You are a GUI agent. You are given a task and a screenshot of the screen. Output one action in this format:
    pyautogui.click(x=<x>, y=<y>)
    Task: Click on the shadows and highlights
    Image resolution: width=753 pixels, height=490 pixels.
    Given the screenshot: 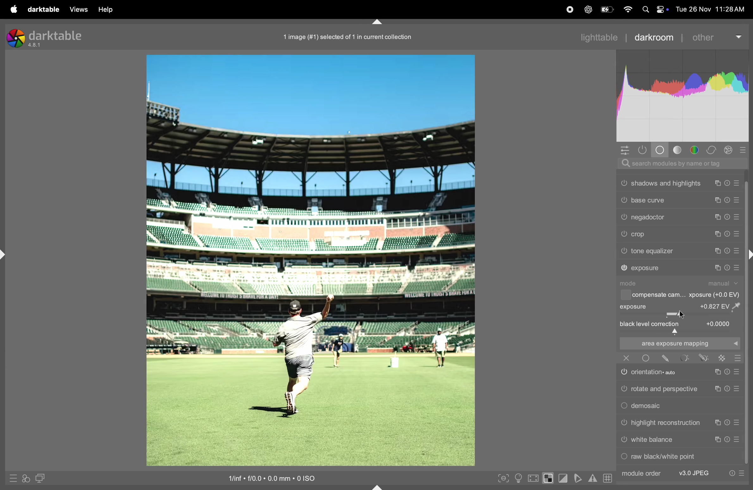 What is the action you would take?
    pyautogui.click(x=667, y=183)
    